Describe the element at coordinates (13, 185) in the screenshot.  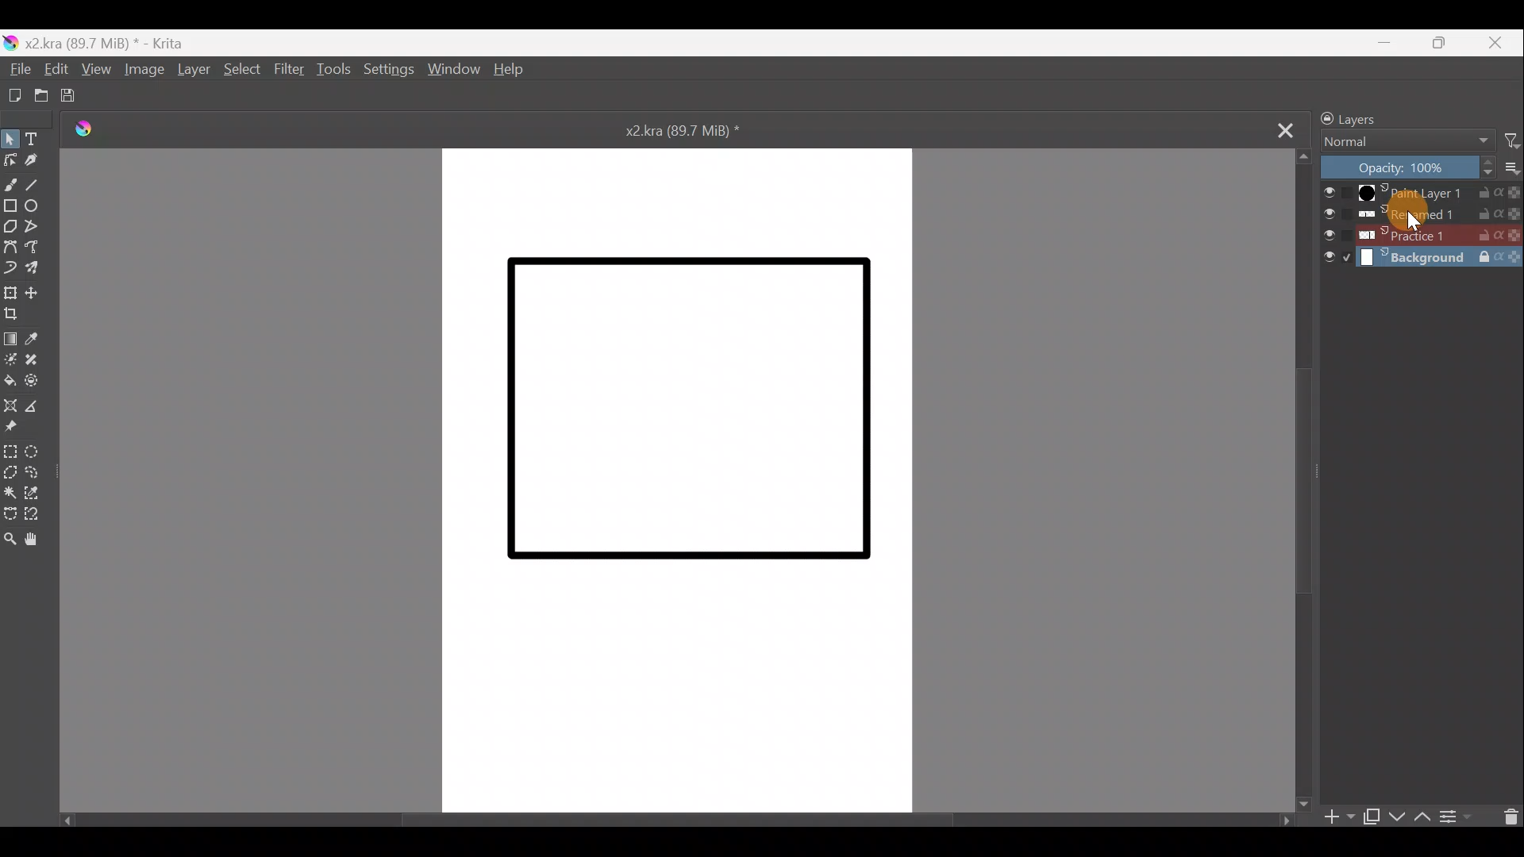
I see `Freehand brush tool` at that location.